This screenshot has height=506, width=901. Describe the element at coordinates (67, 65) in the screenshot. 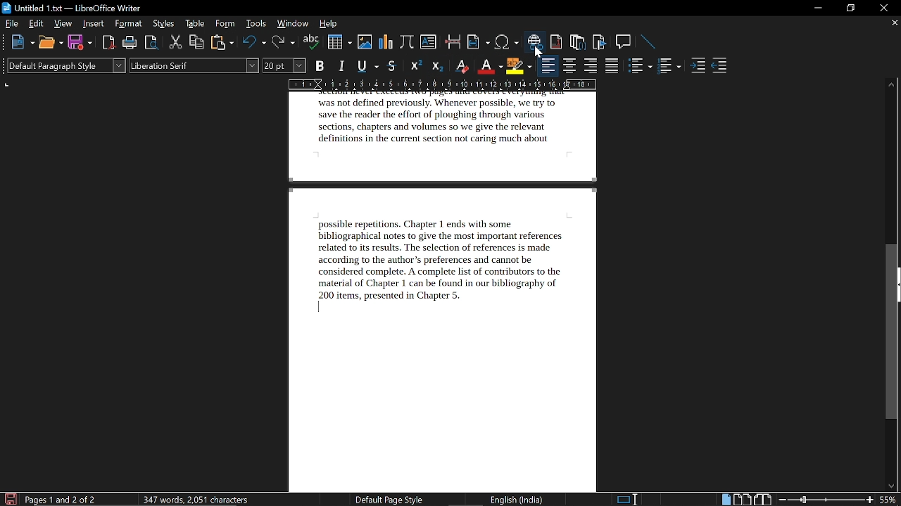

I see `paragraph style` at that location.